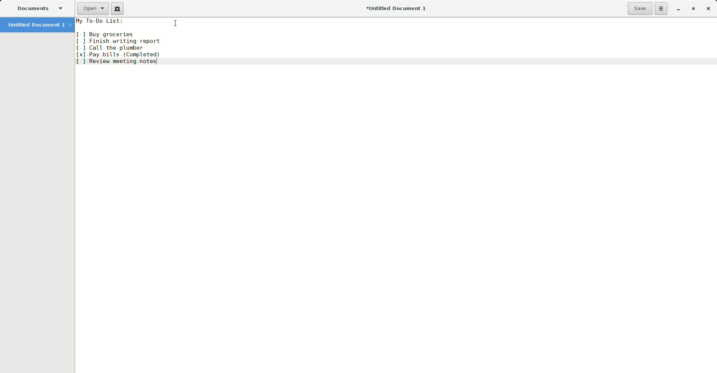 Image resolution: width=717 pixels, height=373 pixels. Describe the element at coordinates (639, 9) in the screenshot. I see `Save` at that location.